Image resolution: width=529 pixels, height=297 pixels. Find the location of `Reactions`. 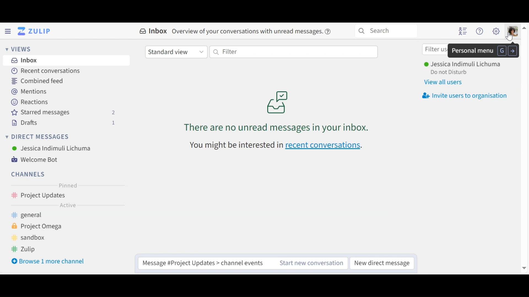

Reactions is located at coordinates (29, 101).